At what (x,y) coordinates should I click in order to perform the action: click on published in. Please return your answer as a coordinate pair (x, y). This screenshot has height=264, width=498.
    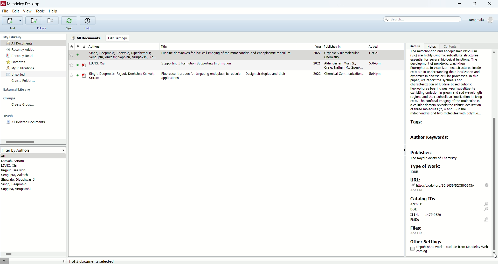
    Looking at the image, I should click on (333, 46).